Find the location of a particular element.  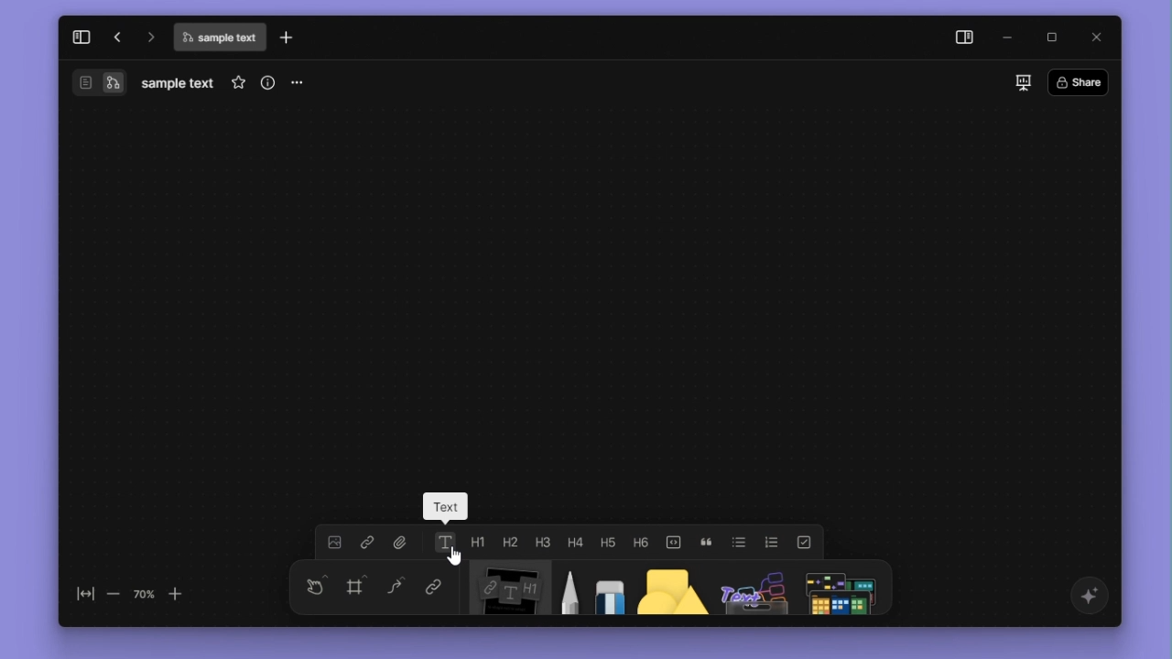

shape is located at coordinates (665, 589).